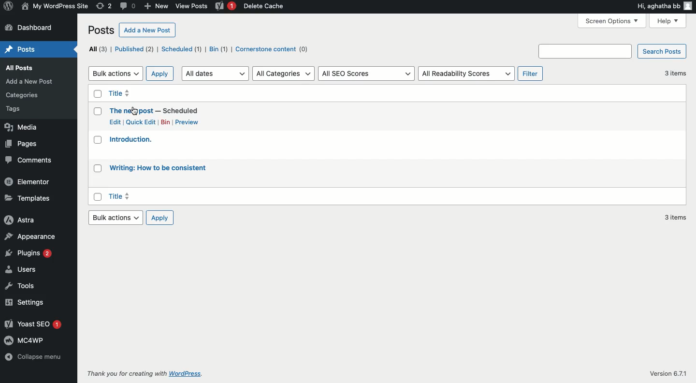  What do you see at coordinates (20, 269) in the screenshot?
I see `Users` at bounding box center [20, 269].